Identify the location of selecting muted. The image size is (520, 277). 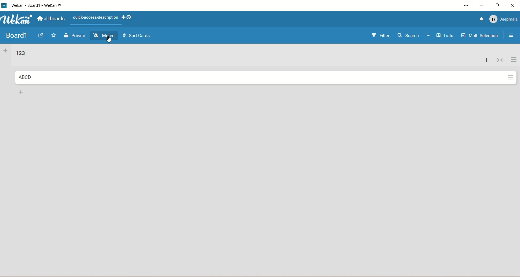
(105, 36).